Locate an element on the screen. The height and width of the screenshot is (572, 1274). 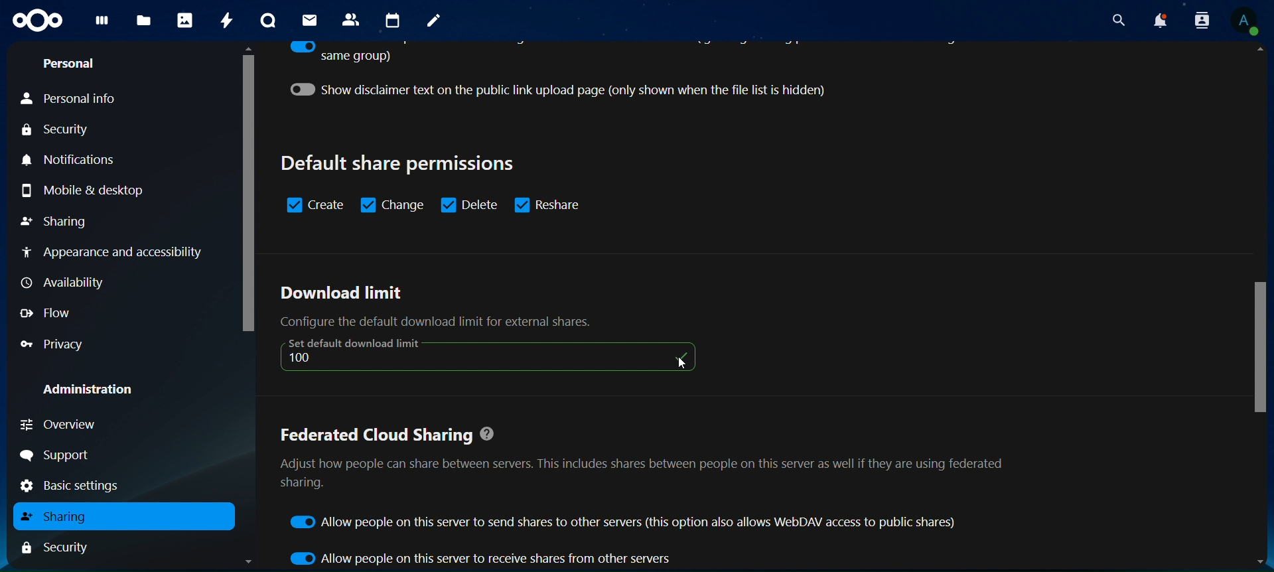
Configure the default download limit is located at coordinates (452, 322).